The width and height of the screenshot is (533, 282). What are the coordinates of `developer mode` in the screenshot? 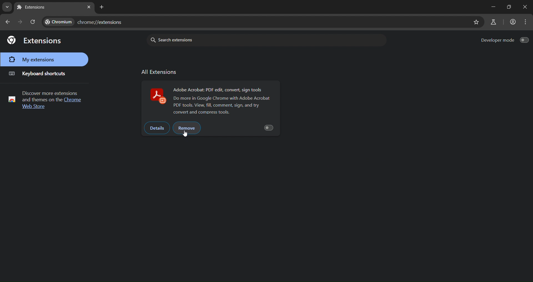 It's located at (505, 39).